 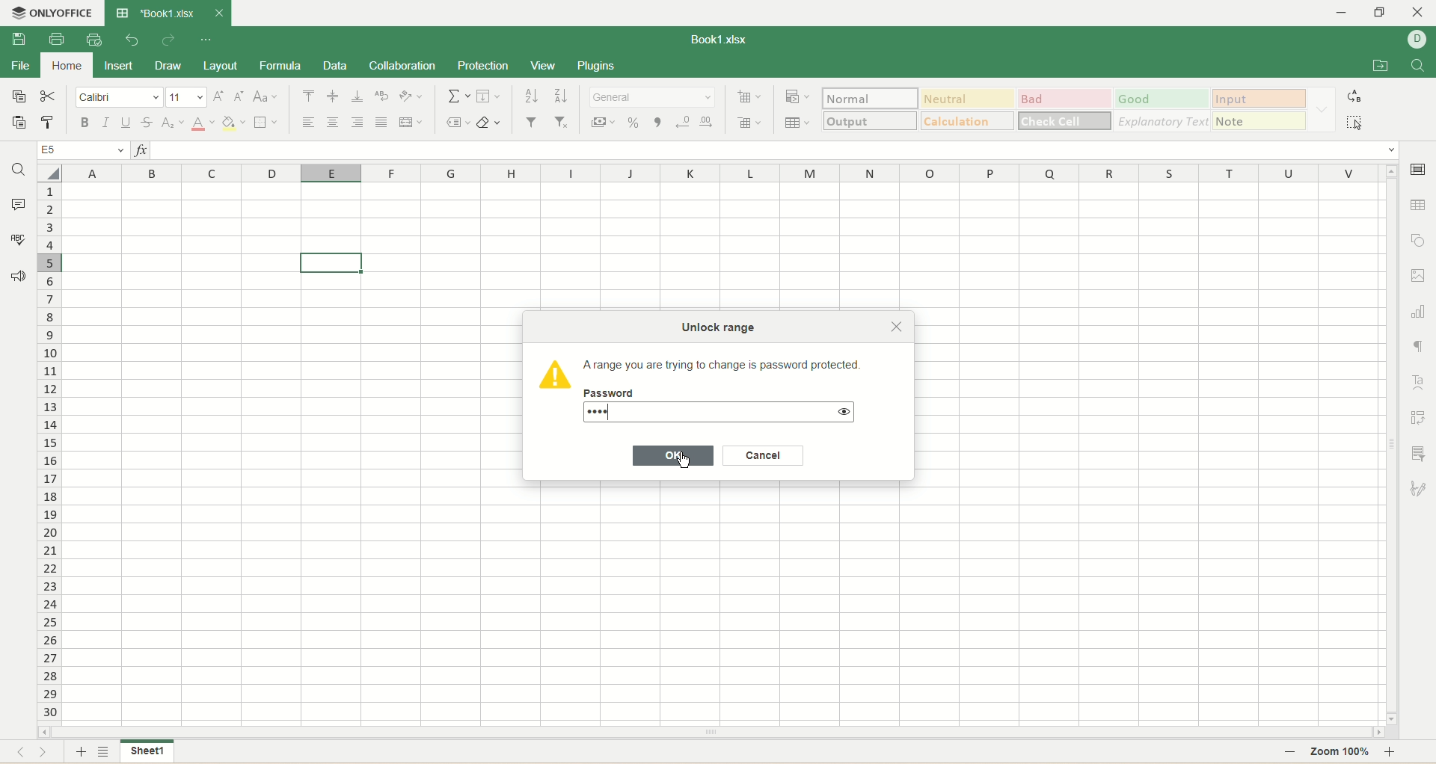 What do you see at coordinates (82, 152) in the screenshot?
I see `E5` at bounding box center [82, 152].